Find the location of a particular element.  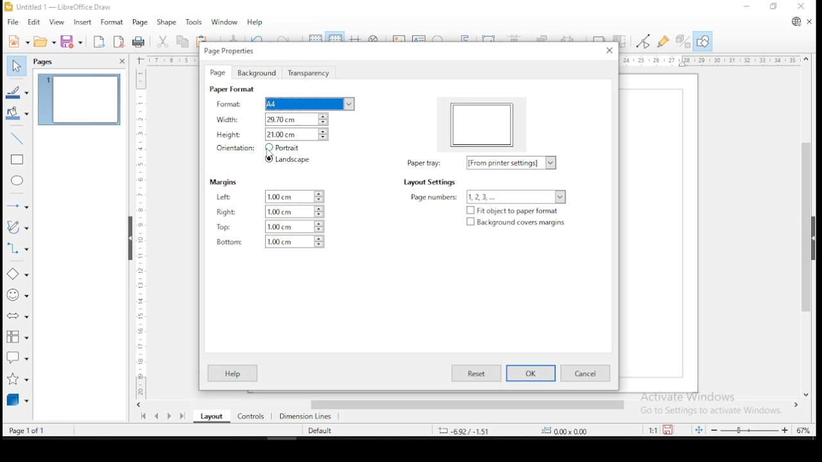

help is located at coordinates (254, 23).